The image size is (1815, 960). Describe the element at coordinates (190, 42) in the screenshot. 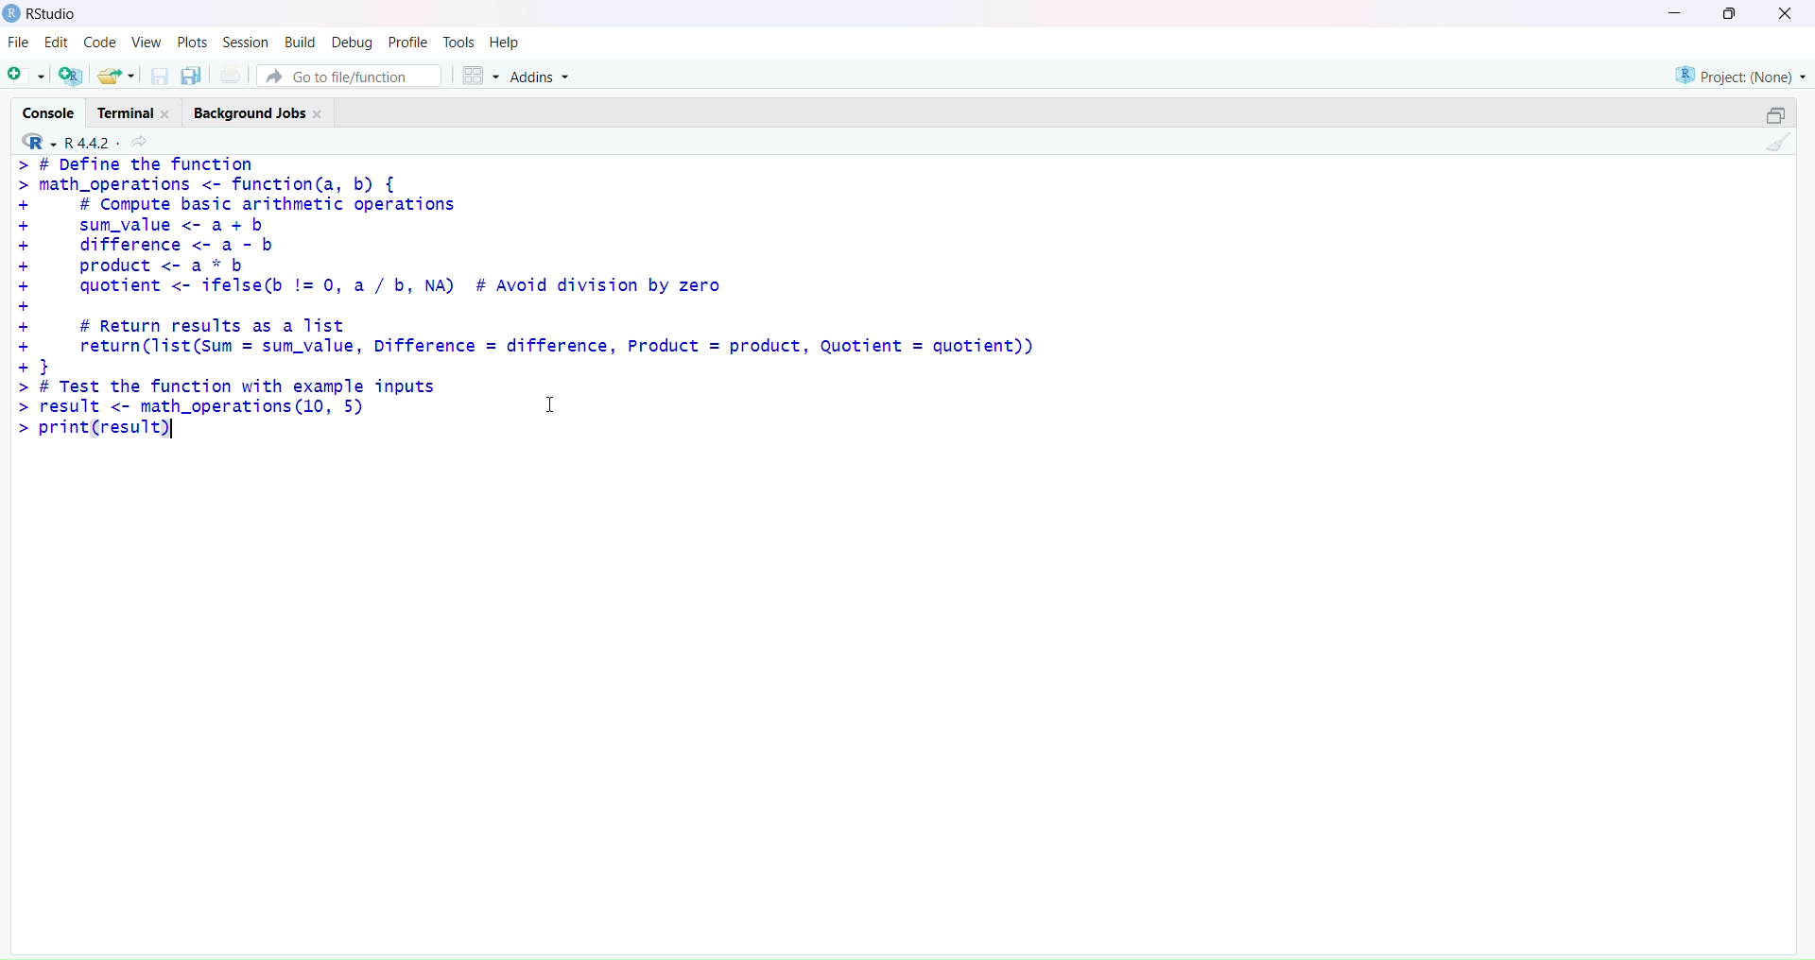

I see `Plots` at that location.